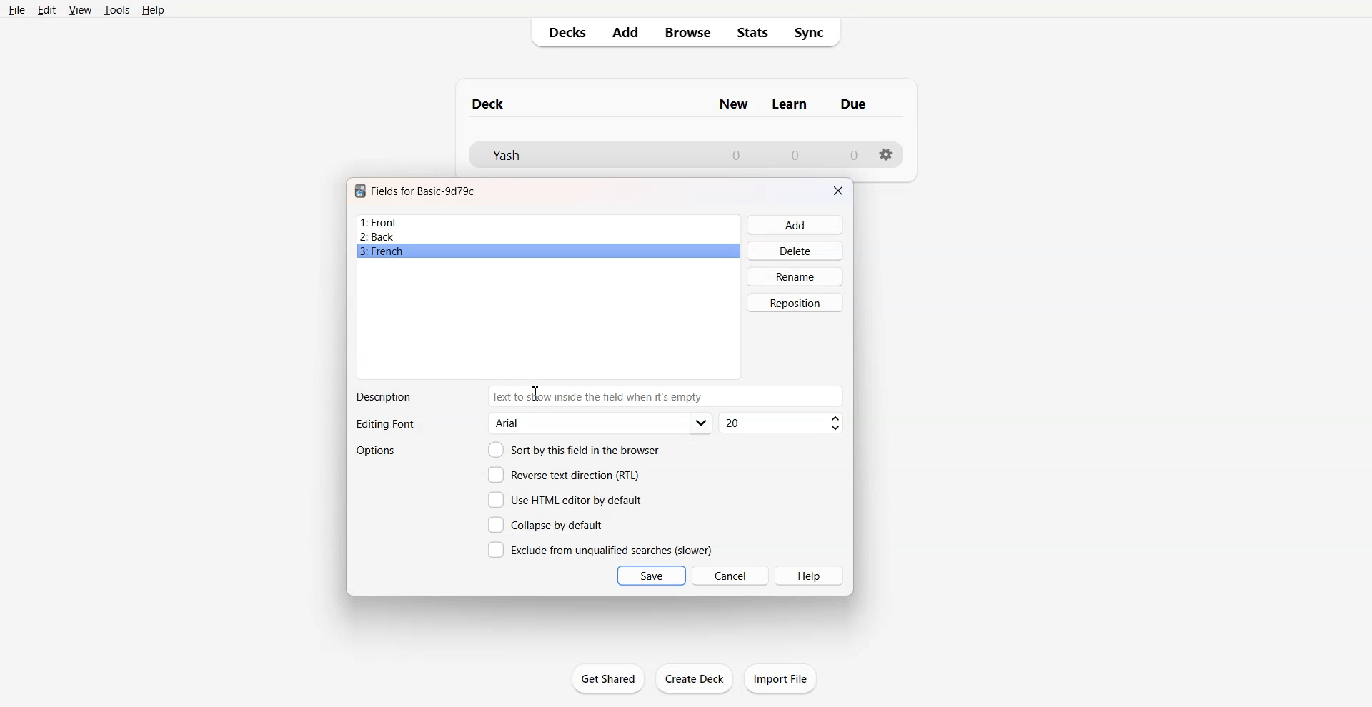  Describe the element at coordinates (574, 449) in the screenshot. I see `Sort by this field in the browser` at that location.